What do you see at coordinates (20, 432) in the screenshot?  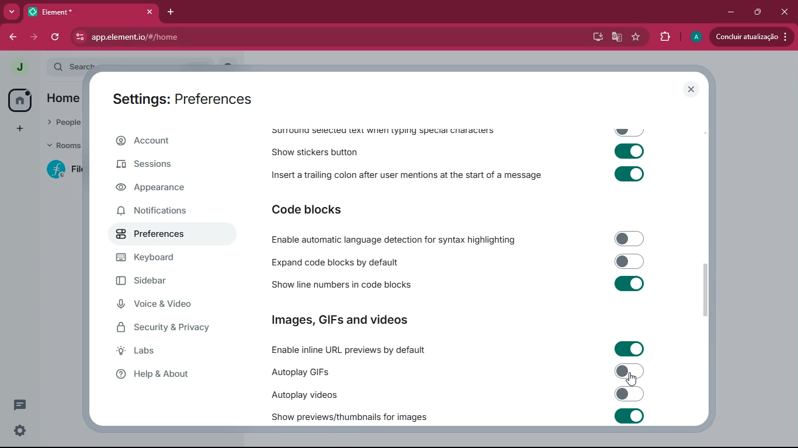 I see `settings ` at bounding box center [20, 432].